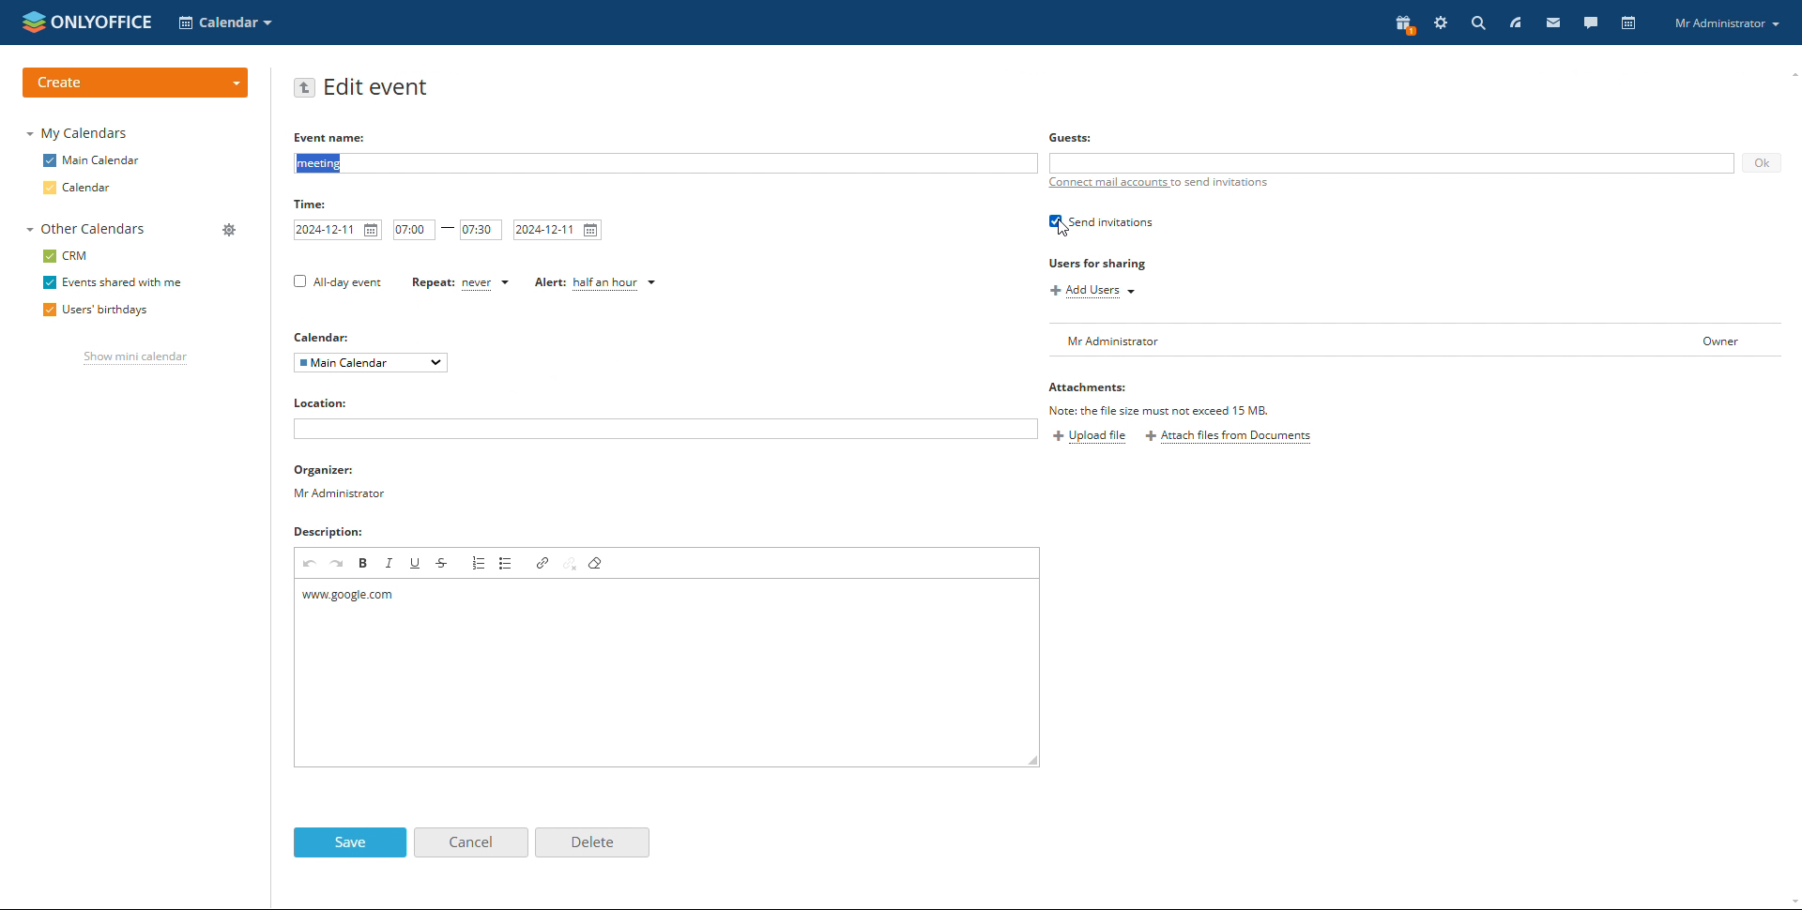 This screenshot has width=1802, height=910. Describe the element at coordinates (1723, 22) in the screenshot. I see `profile` at that location.